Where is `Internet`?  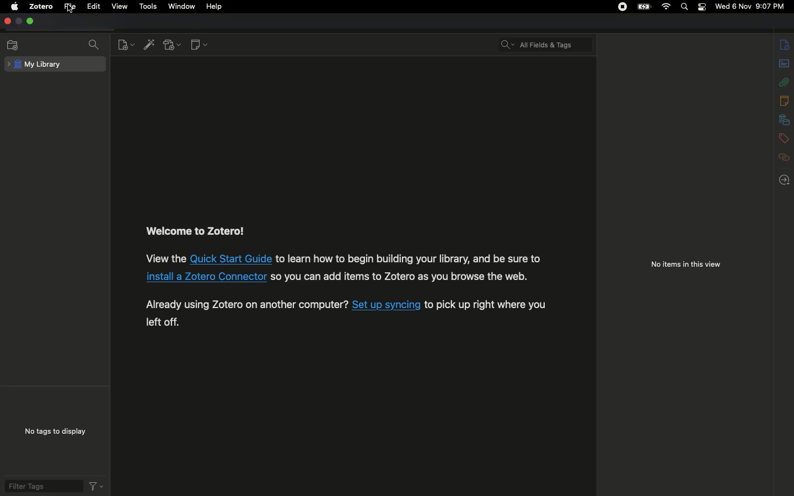
Internet is located at coordinates (665, 7).